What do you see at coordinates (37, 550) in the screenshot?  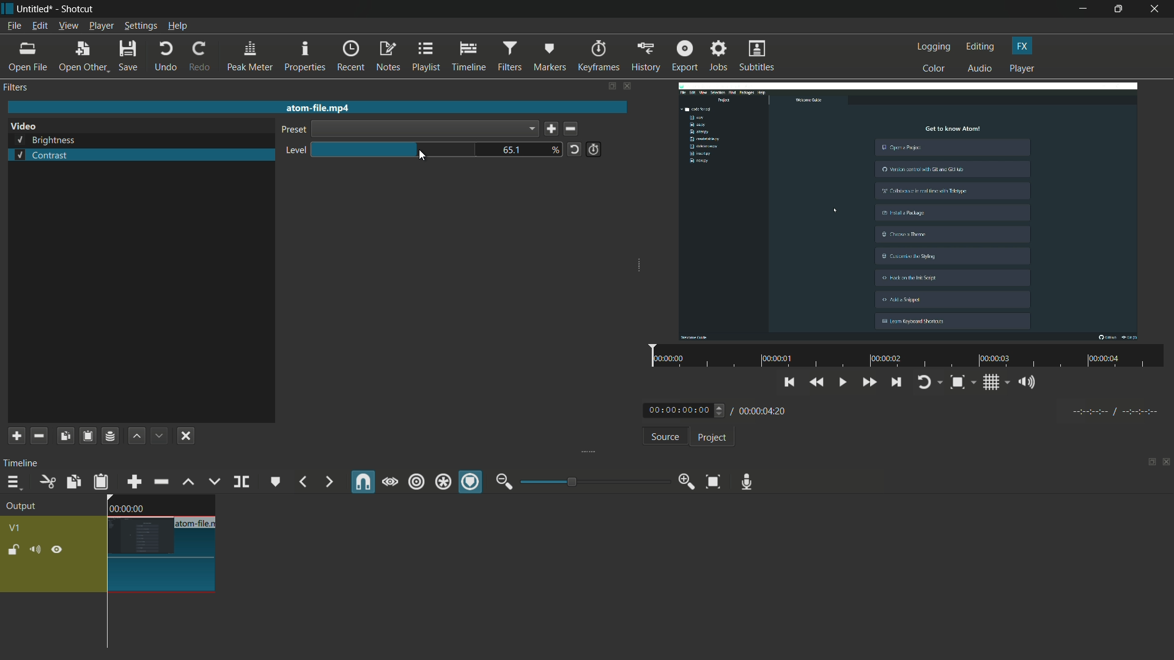 I see `mute` at bounding box center [37, 550].